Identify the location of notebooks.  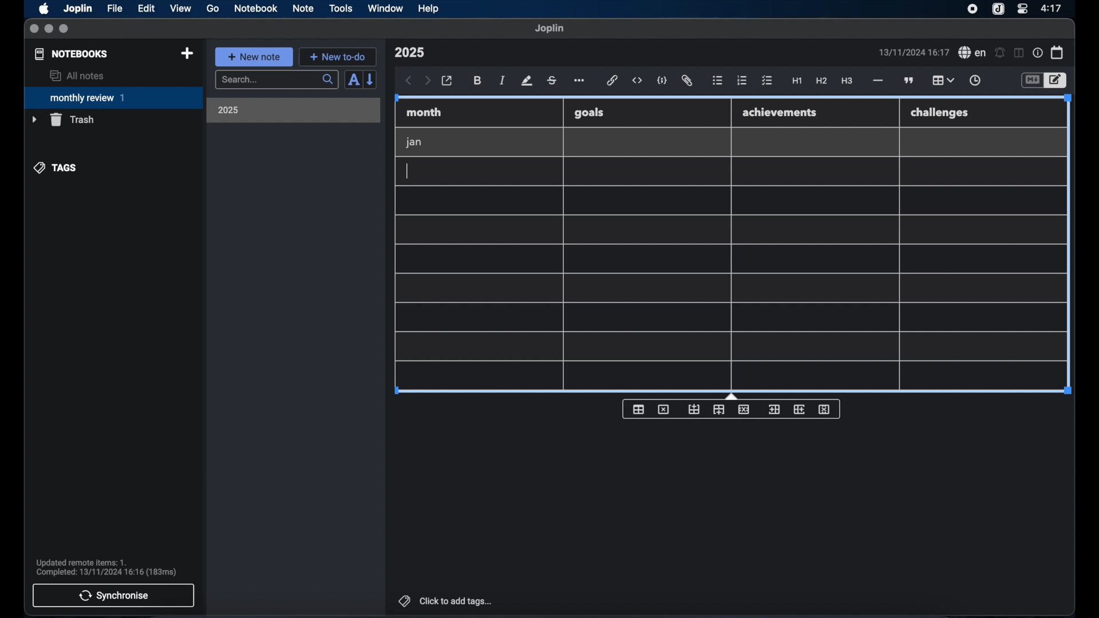
(72, 54).